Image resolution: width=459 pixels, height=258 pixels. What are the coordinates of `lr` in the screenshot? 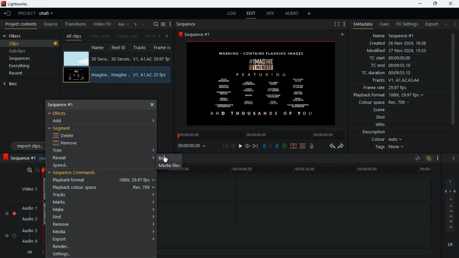 It's located at (448, 245).